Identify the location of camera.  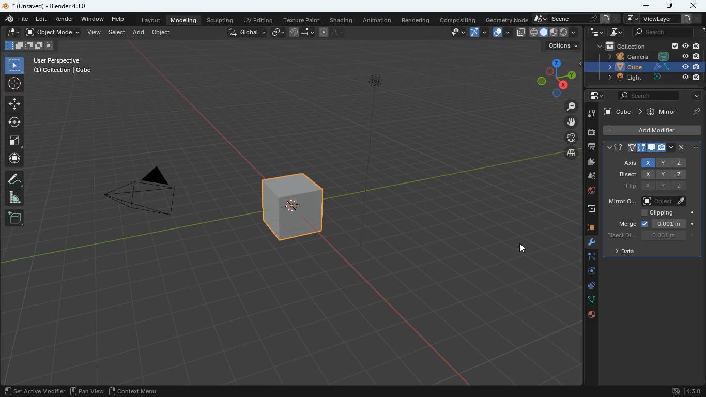
(591, 132).